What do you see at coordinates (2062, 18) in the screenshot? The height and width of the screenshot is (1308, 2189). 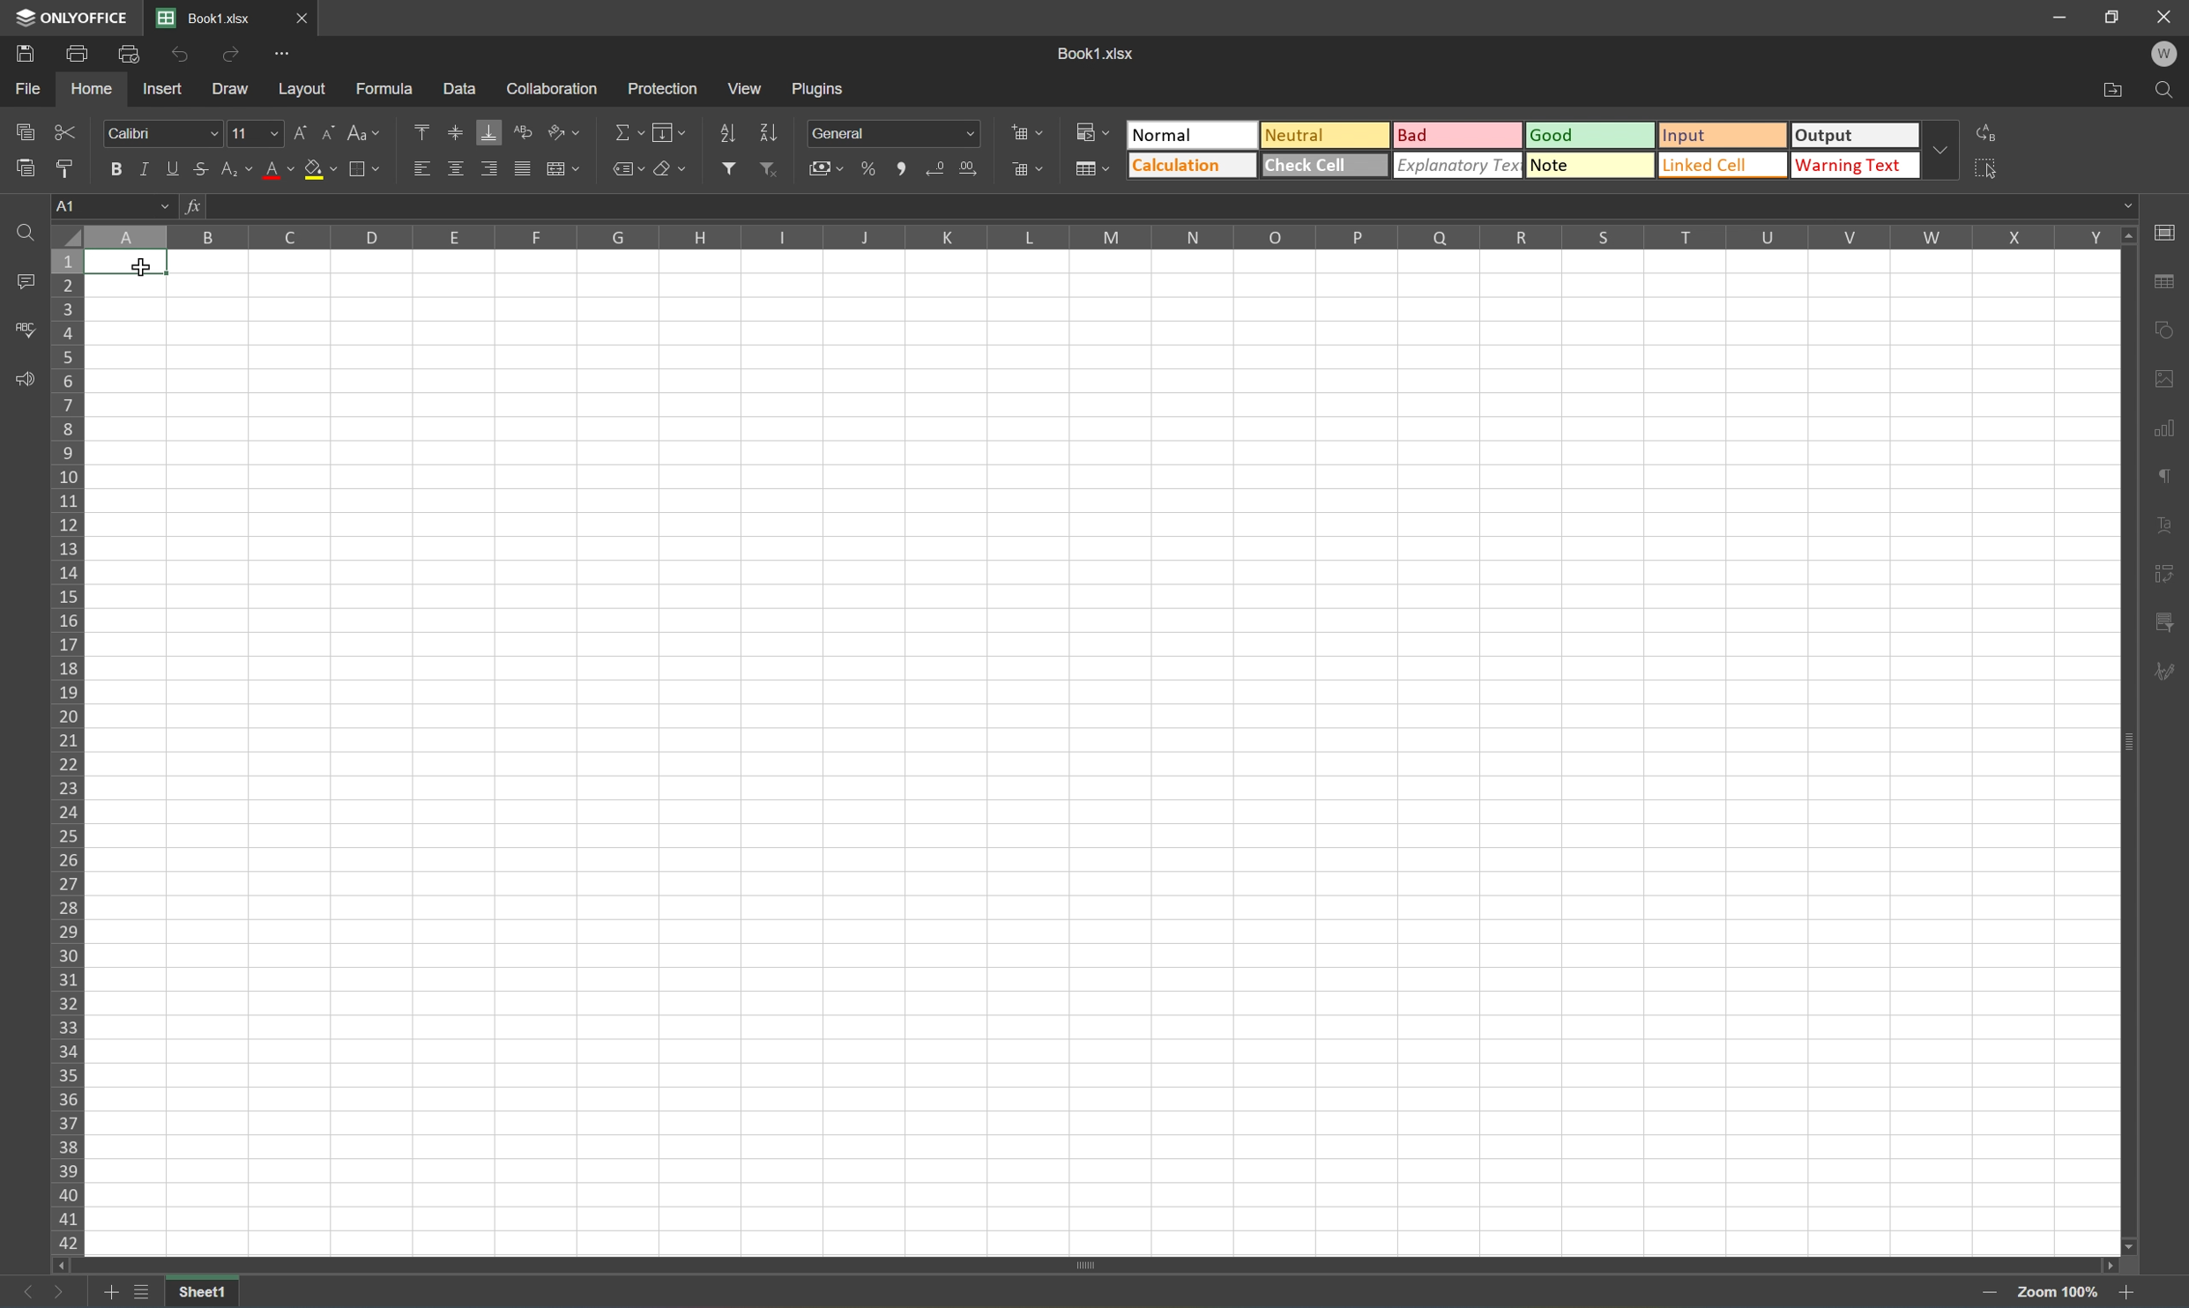 I see `Minimize` at bounding box center [2062, 18].